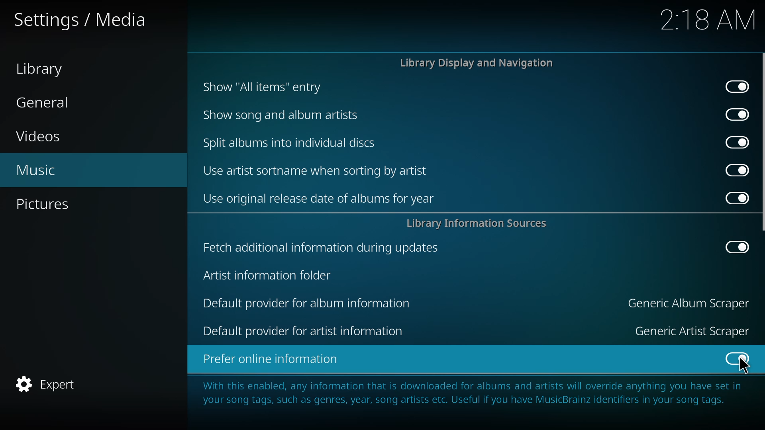 This screenshot has width=765, height=430. I want to click on library info sources, so click(477, 223).